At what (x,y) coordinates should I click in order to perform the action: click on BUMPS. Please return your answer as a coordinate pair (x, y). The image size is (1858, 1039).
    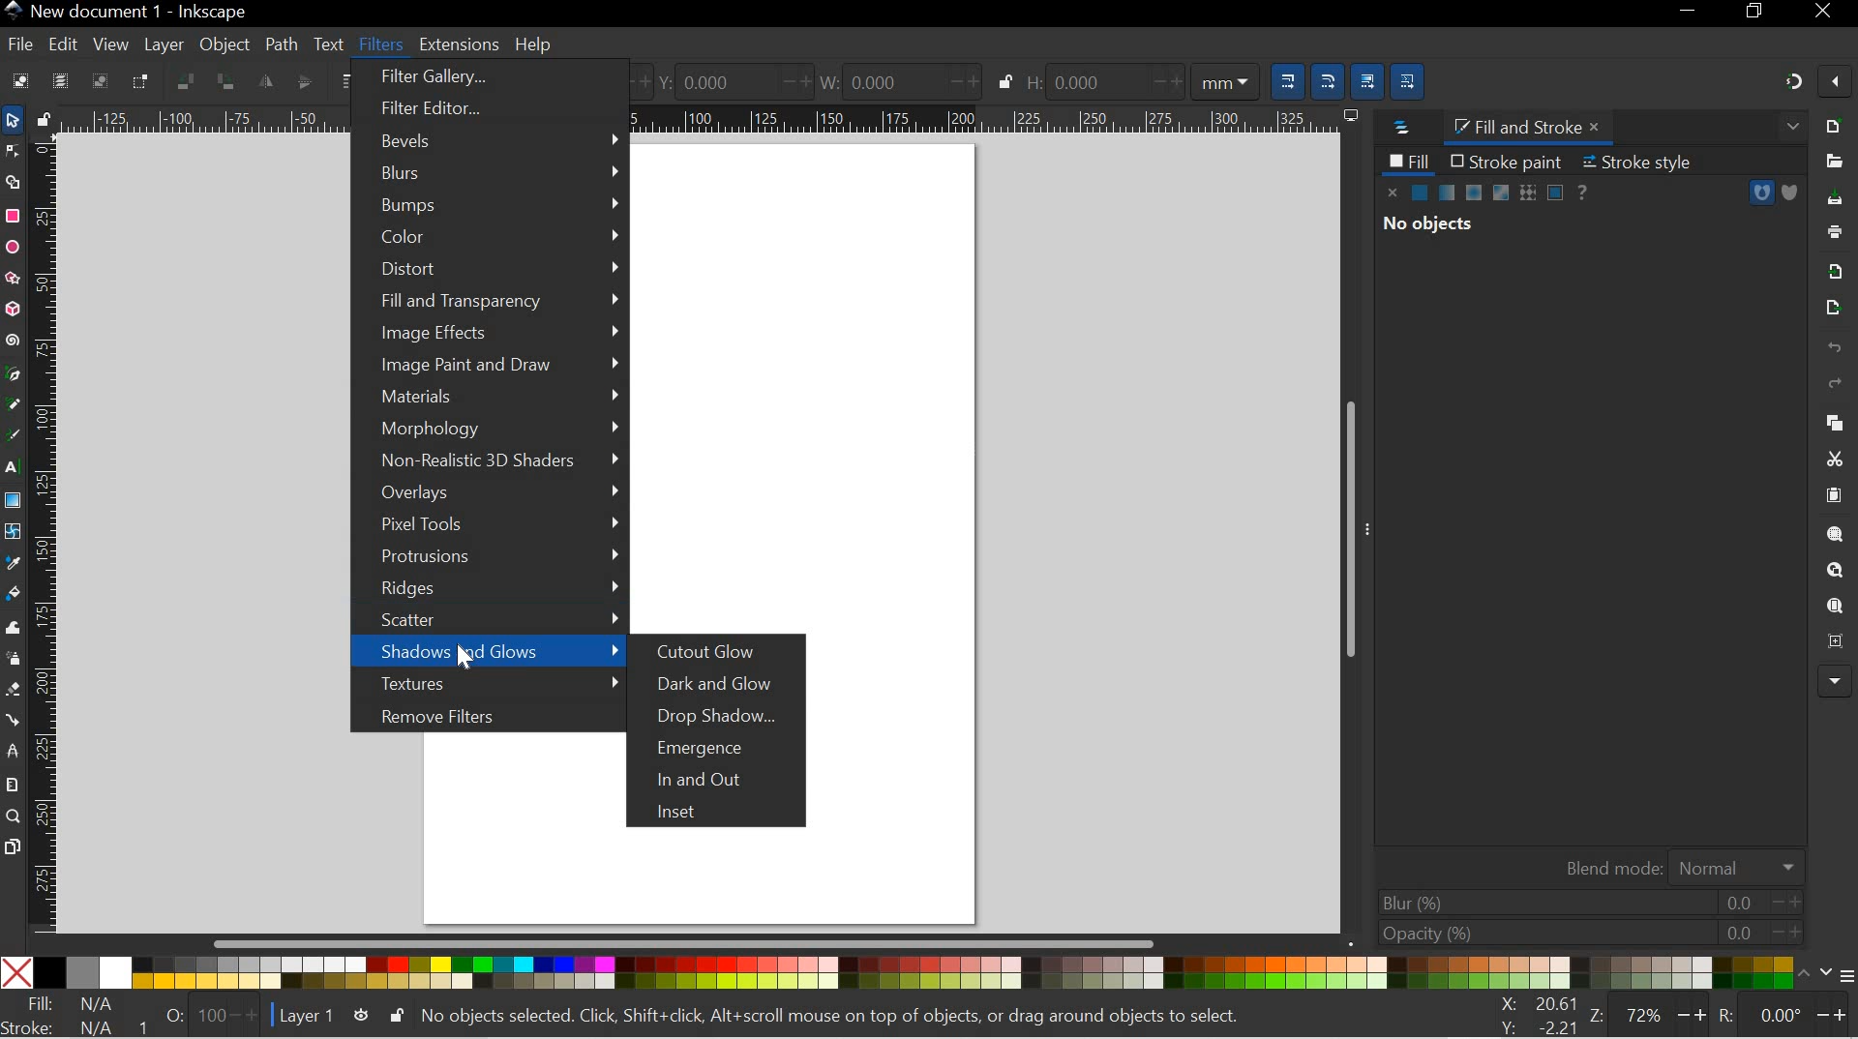
    Looking at the image, I should click on (492, 205).